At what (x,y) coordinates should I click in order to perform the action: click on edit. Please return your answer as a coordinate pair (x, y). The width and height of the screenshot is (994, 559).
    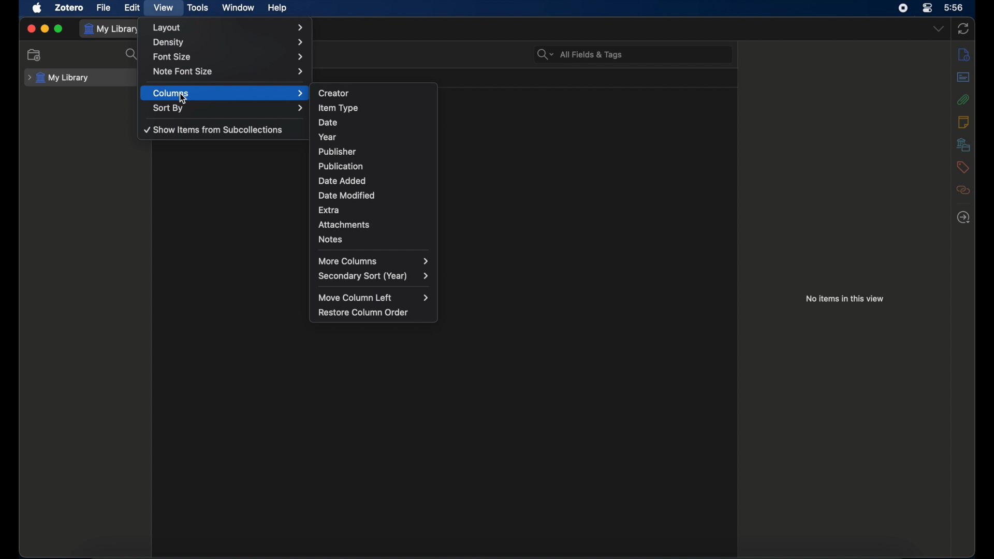
    Looking at the image, I should click on (134, 7).